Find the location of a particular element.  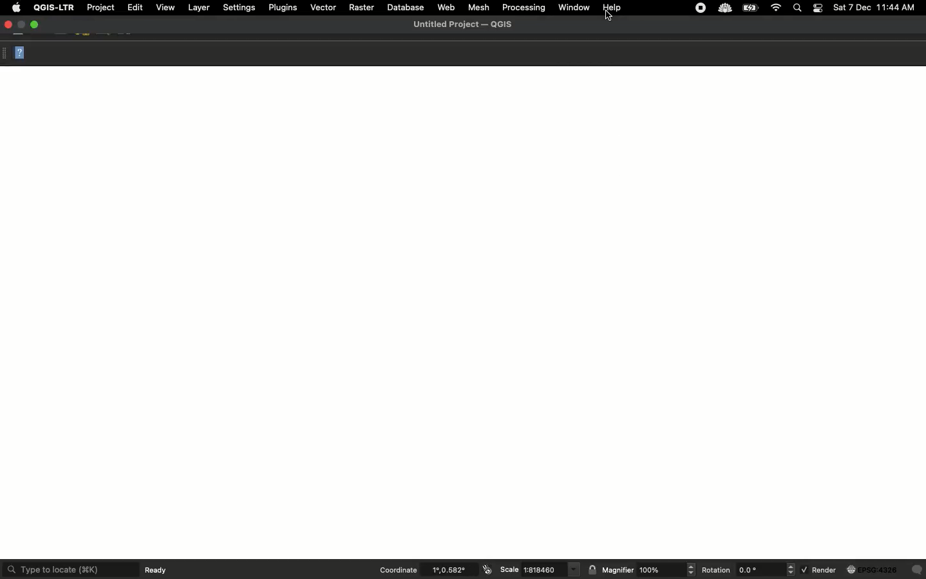

Maximize is located at coordinates (35, 24).